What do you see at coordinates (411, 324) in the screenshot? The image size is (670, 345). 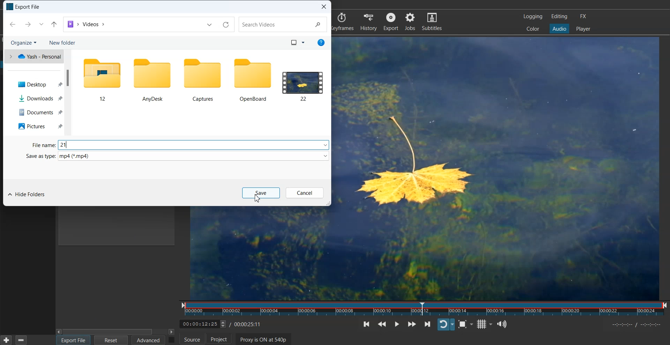 I see `Play quickly forwards` at bounding box center [411, 324].